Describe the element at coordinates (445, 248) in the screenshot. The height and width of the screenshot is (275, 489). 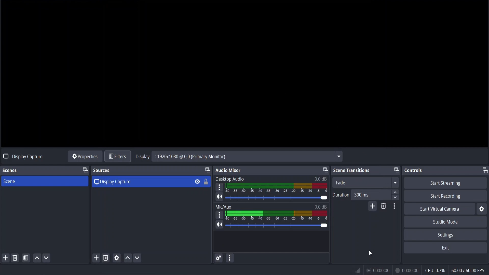
I see `exit` at that location.